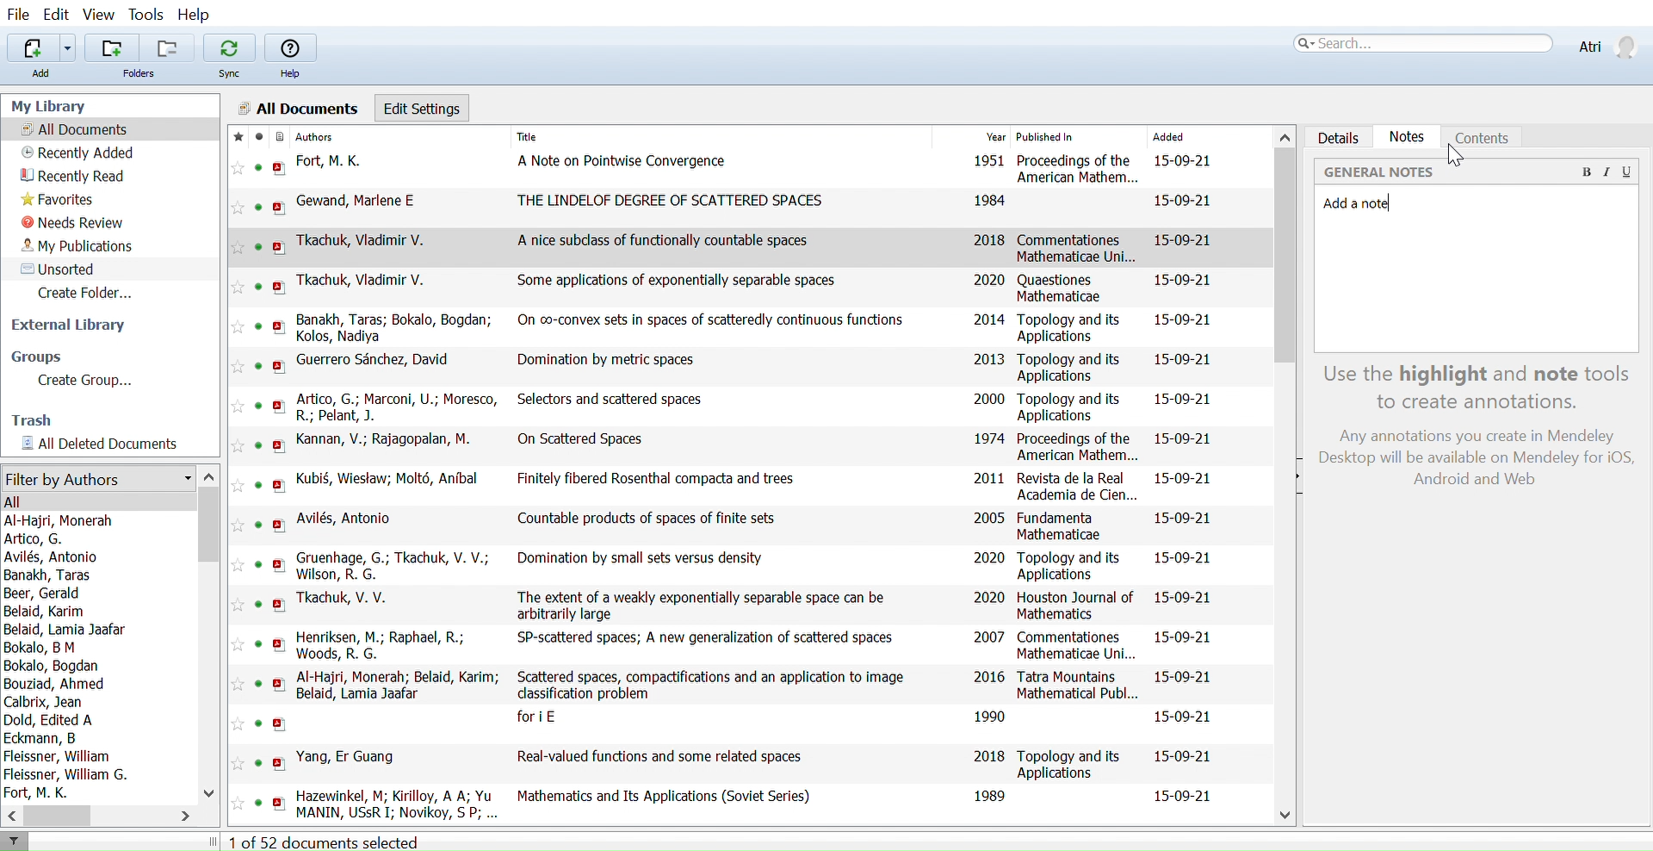 The image size is (1653, 851). Describe the element at coordinates (238, 605) in the screenshot. I see `Add this reference to favorites` at that location.